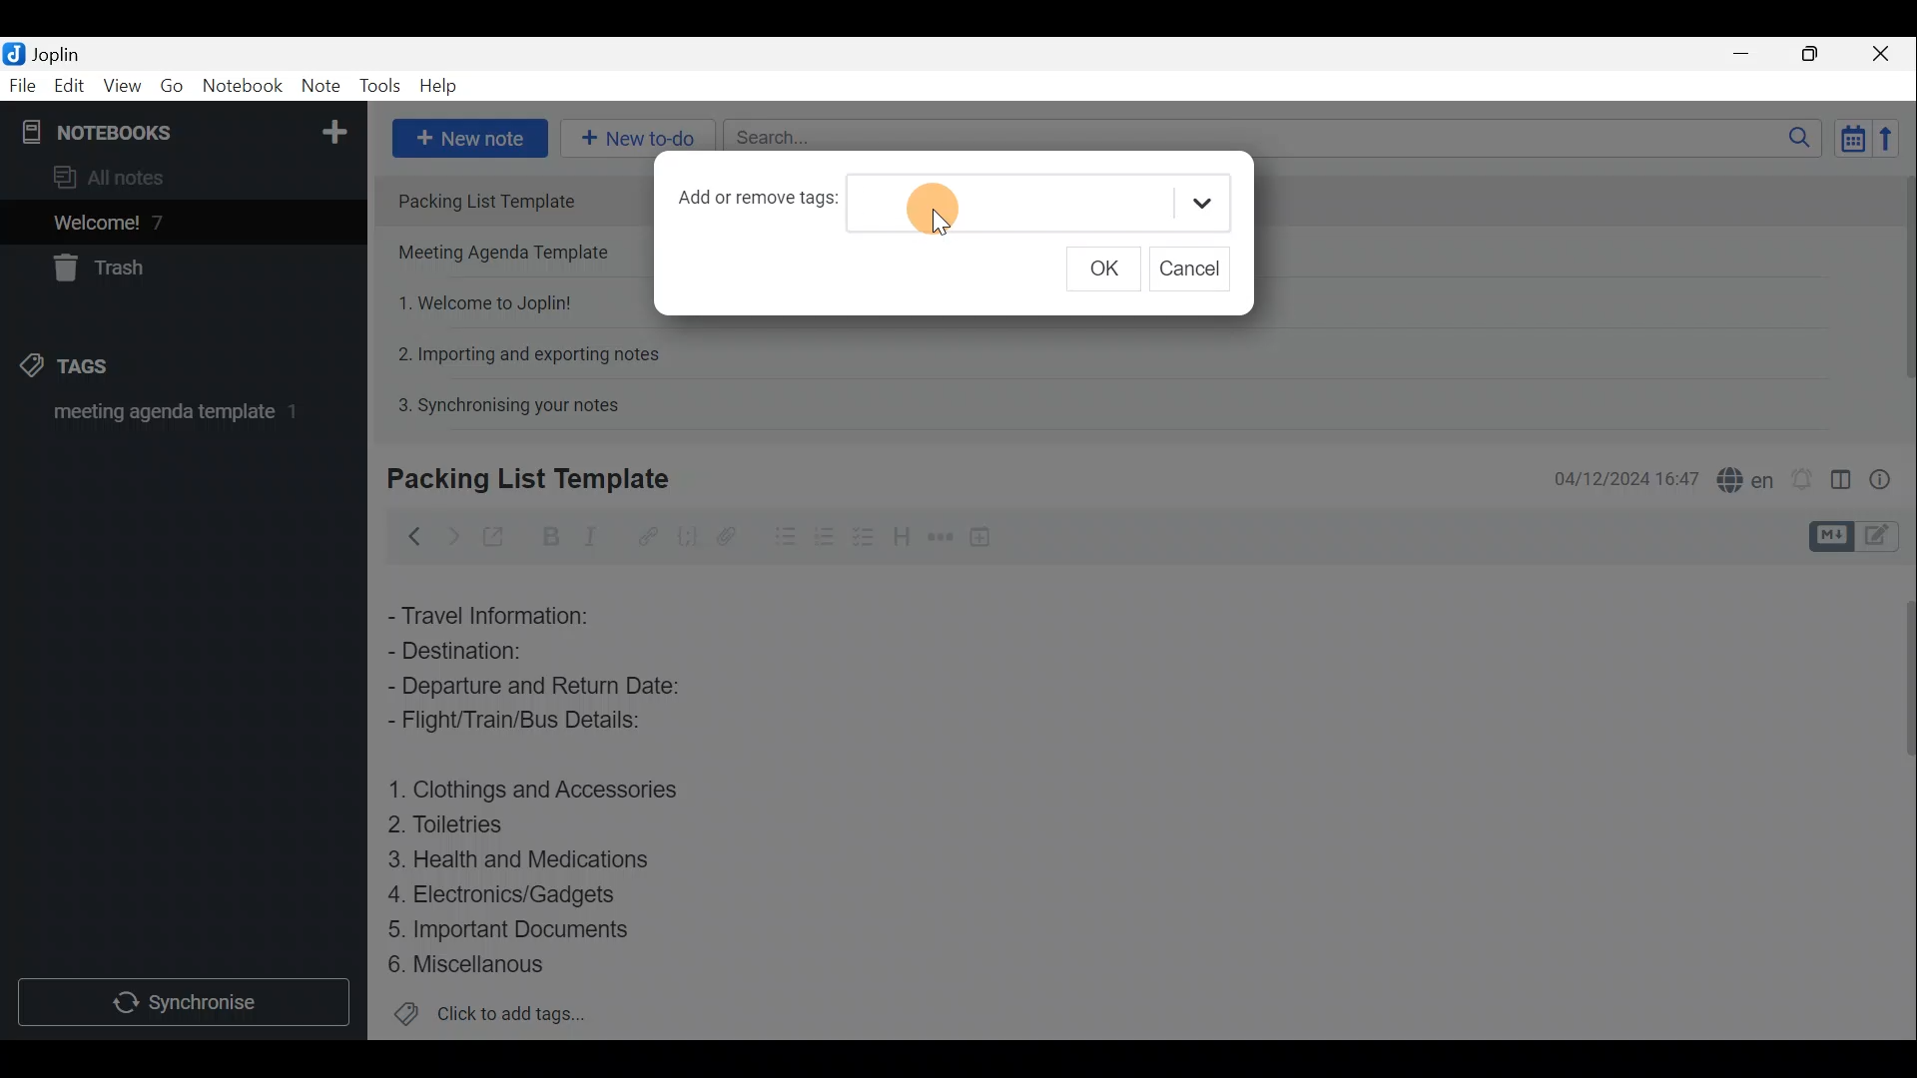 This screenshot has width=1917, height=1078. Describe the element at coordinates (490, 1014) in the screenshot. I see `Click to add tags` at that location.